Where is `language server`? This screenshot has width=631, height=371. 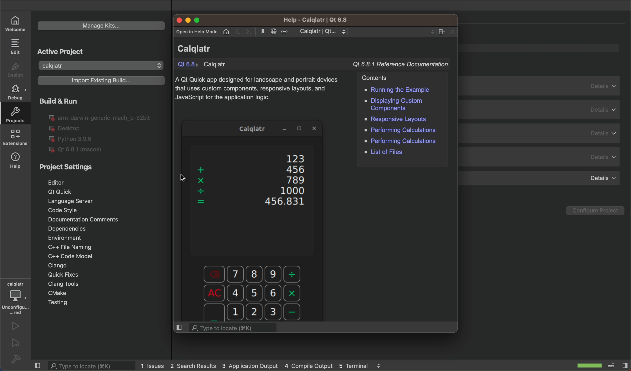 language server is located at coordinates (73, 200).